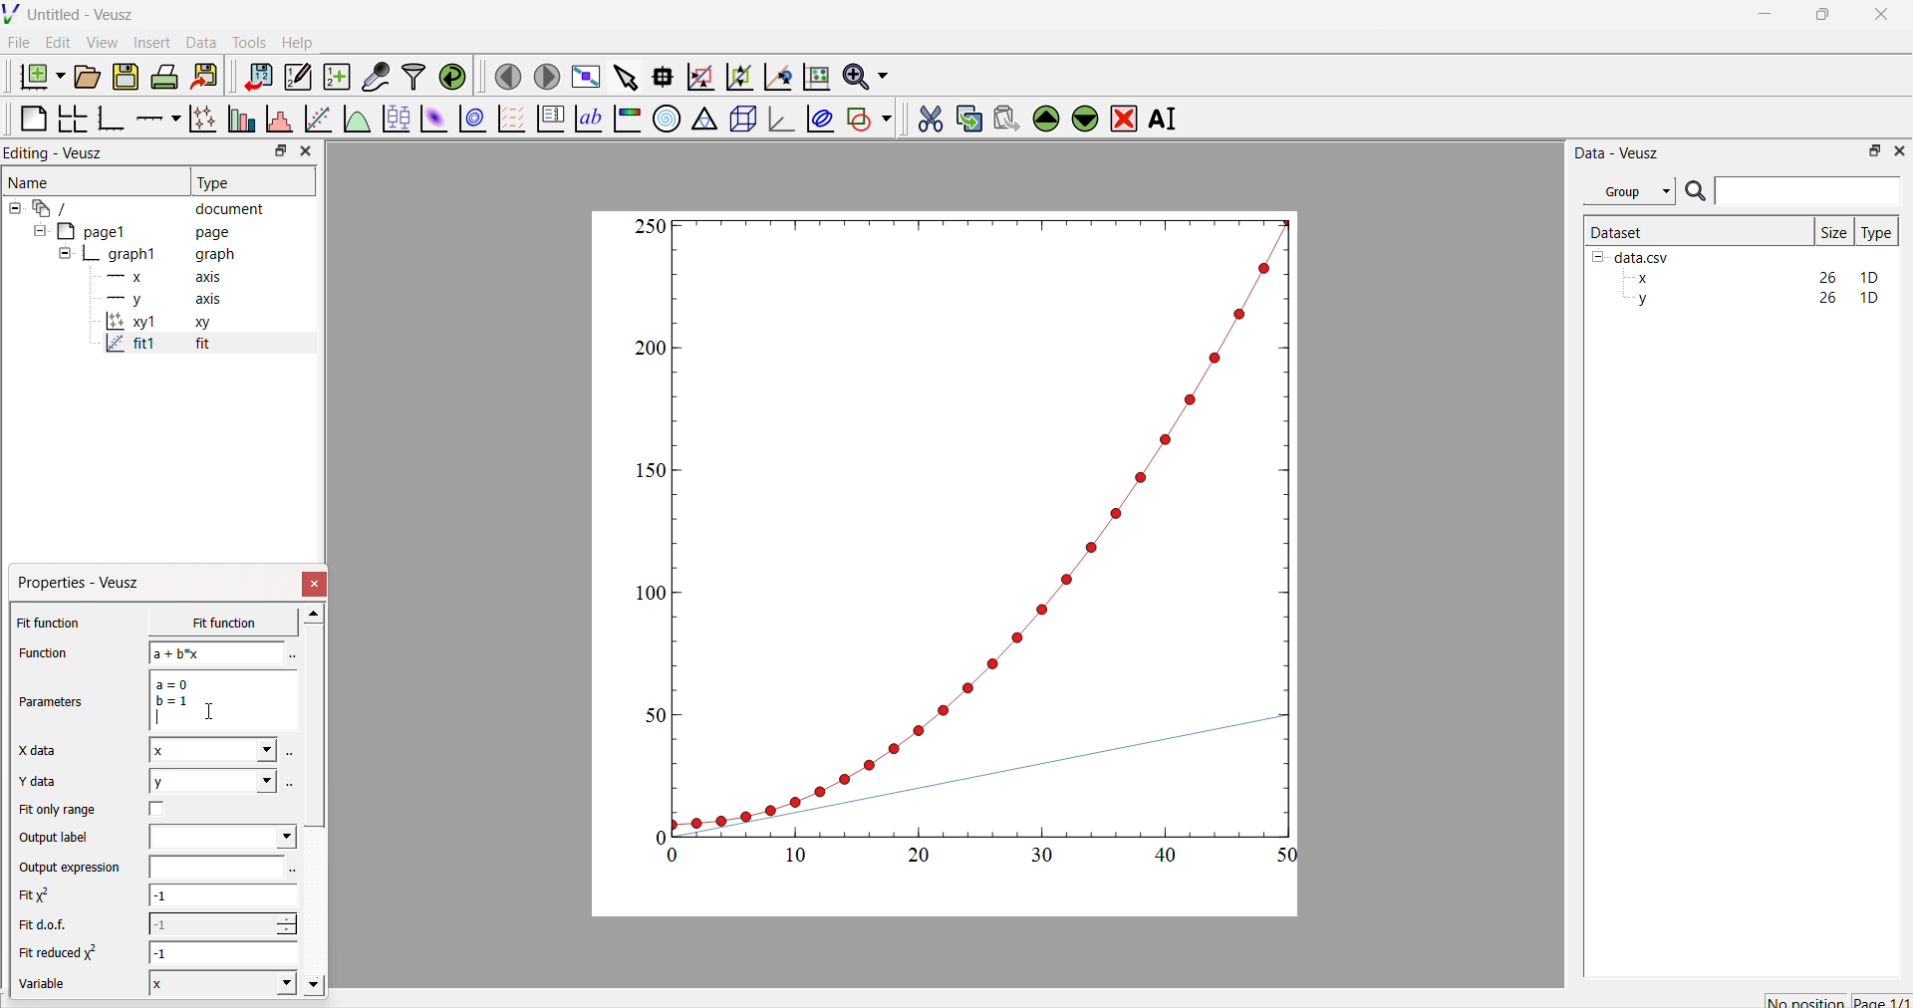  What do you see at coordinates (1753, 298) in the screenshot?
I see `y 26 1D` at bounding box center [1753, 298].